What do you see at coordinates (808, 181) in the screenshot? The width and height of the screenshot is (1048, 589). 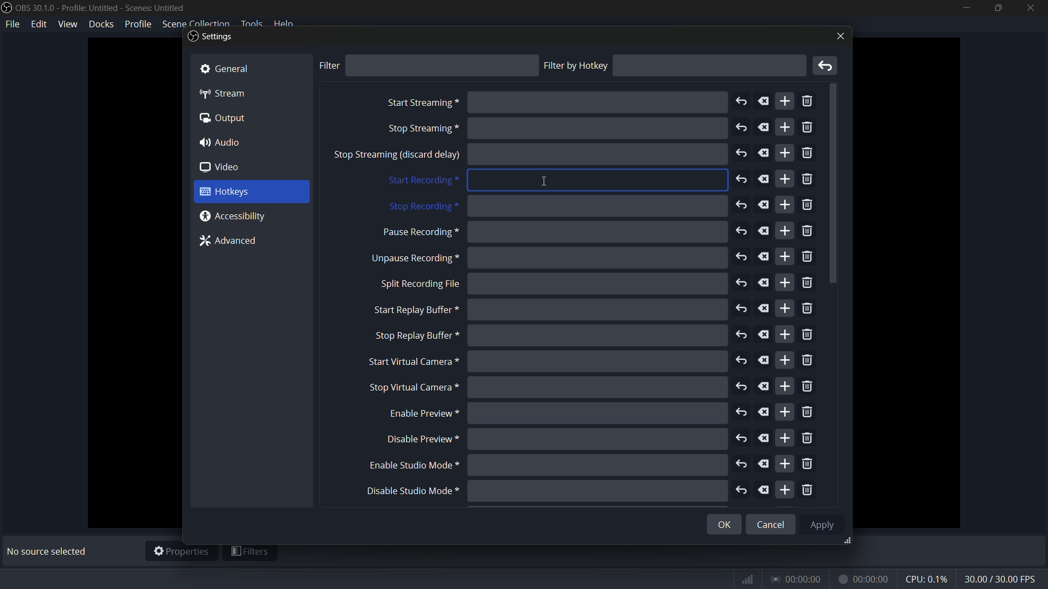 I see `remove` at bounding box center [808, 181].